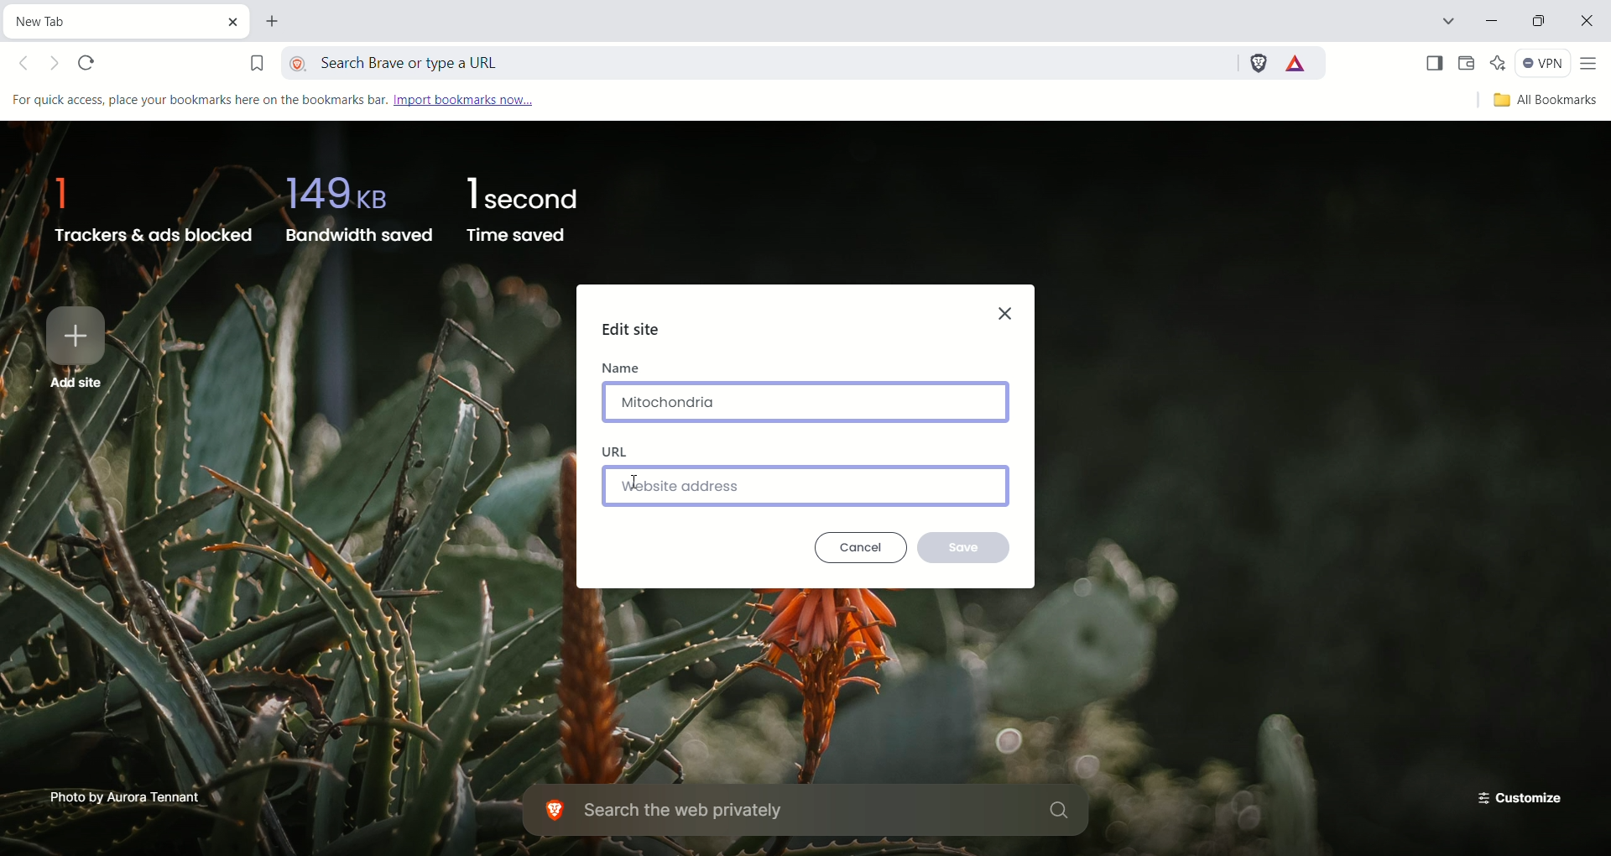  Describe the element at coordinates (29, 65) in the screenshot. I see `Click to go back,  hold to see history` at that location.